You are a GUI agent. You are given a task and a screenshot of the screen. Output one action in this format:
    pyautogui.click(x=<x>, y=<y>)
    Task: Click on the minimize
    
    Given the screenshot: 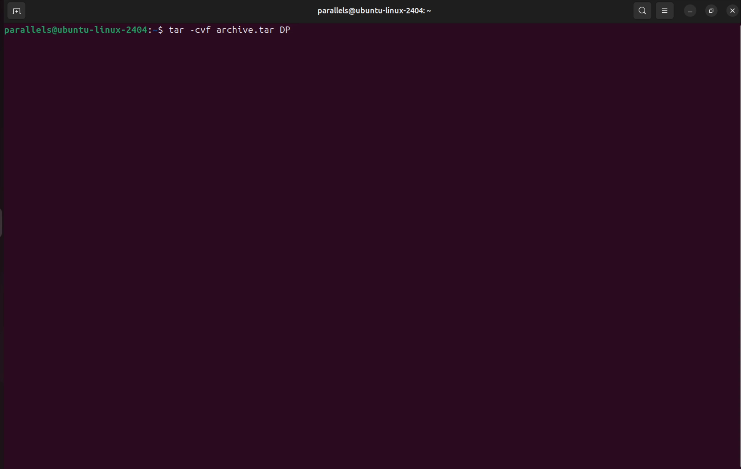 What is the action you would take?
    pyautogui.click(x=691, y=10)
    